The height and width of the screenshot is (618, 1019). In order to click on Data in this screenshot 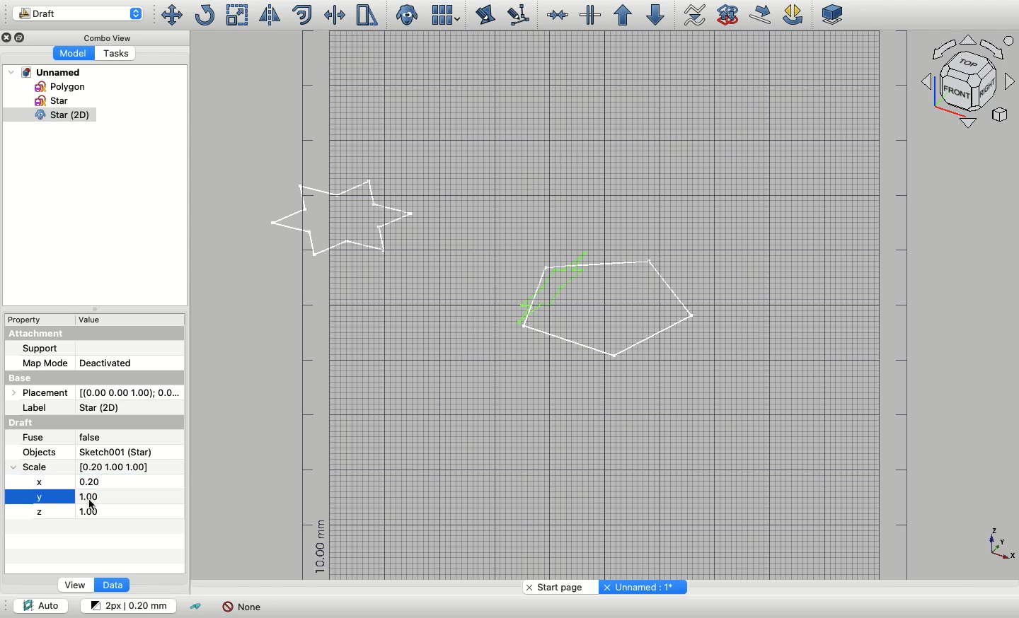, I will do `click(111, 585)`.